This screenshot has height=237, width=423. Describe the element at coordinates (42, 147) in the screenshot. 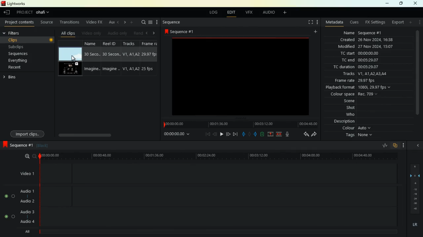

I see `black` at that location.